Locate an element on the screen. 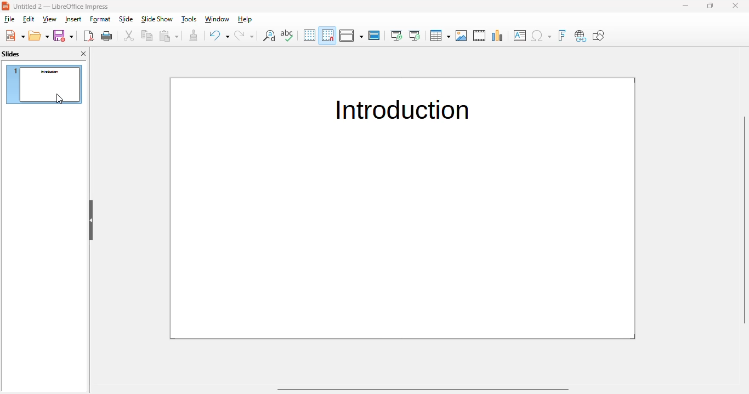 Image resolution: width=749 pixels, height=394 pixels. slide show is located at coordinates (157, 19).